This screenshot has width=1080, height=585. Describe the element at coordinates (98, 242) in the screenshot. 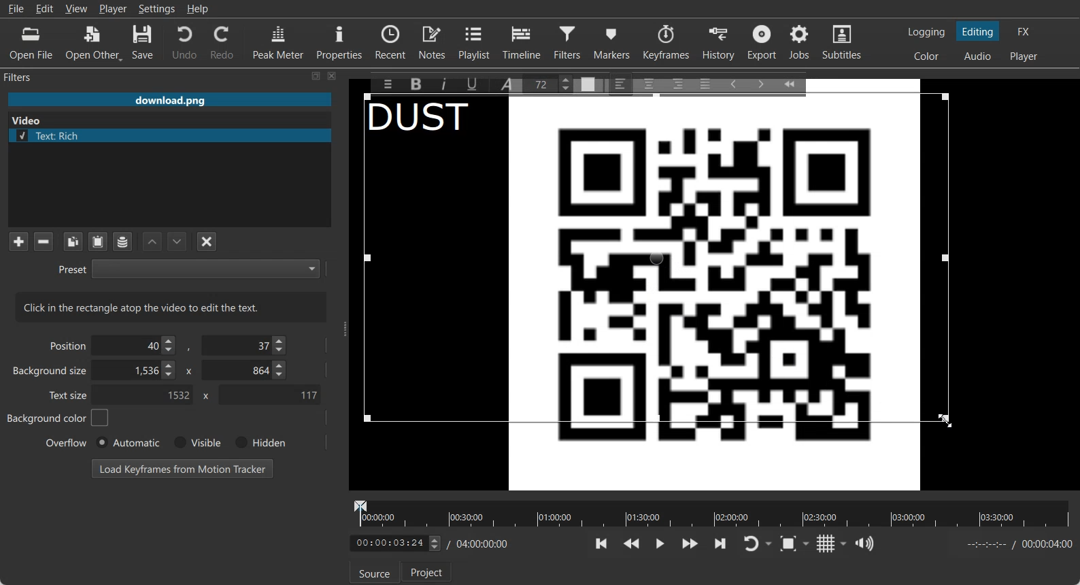

I see `Paste Filters` at that location.